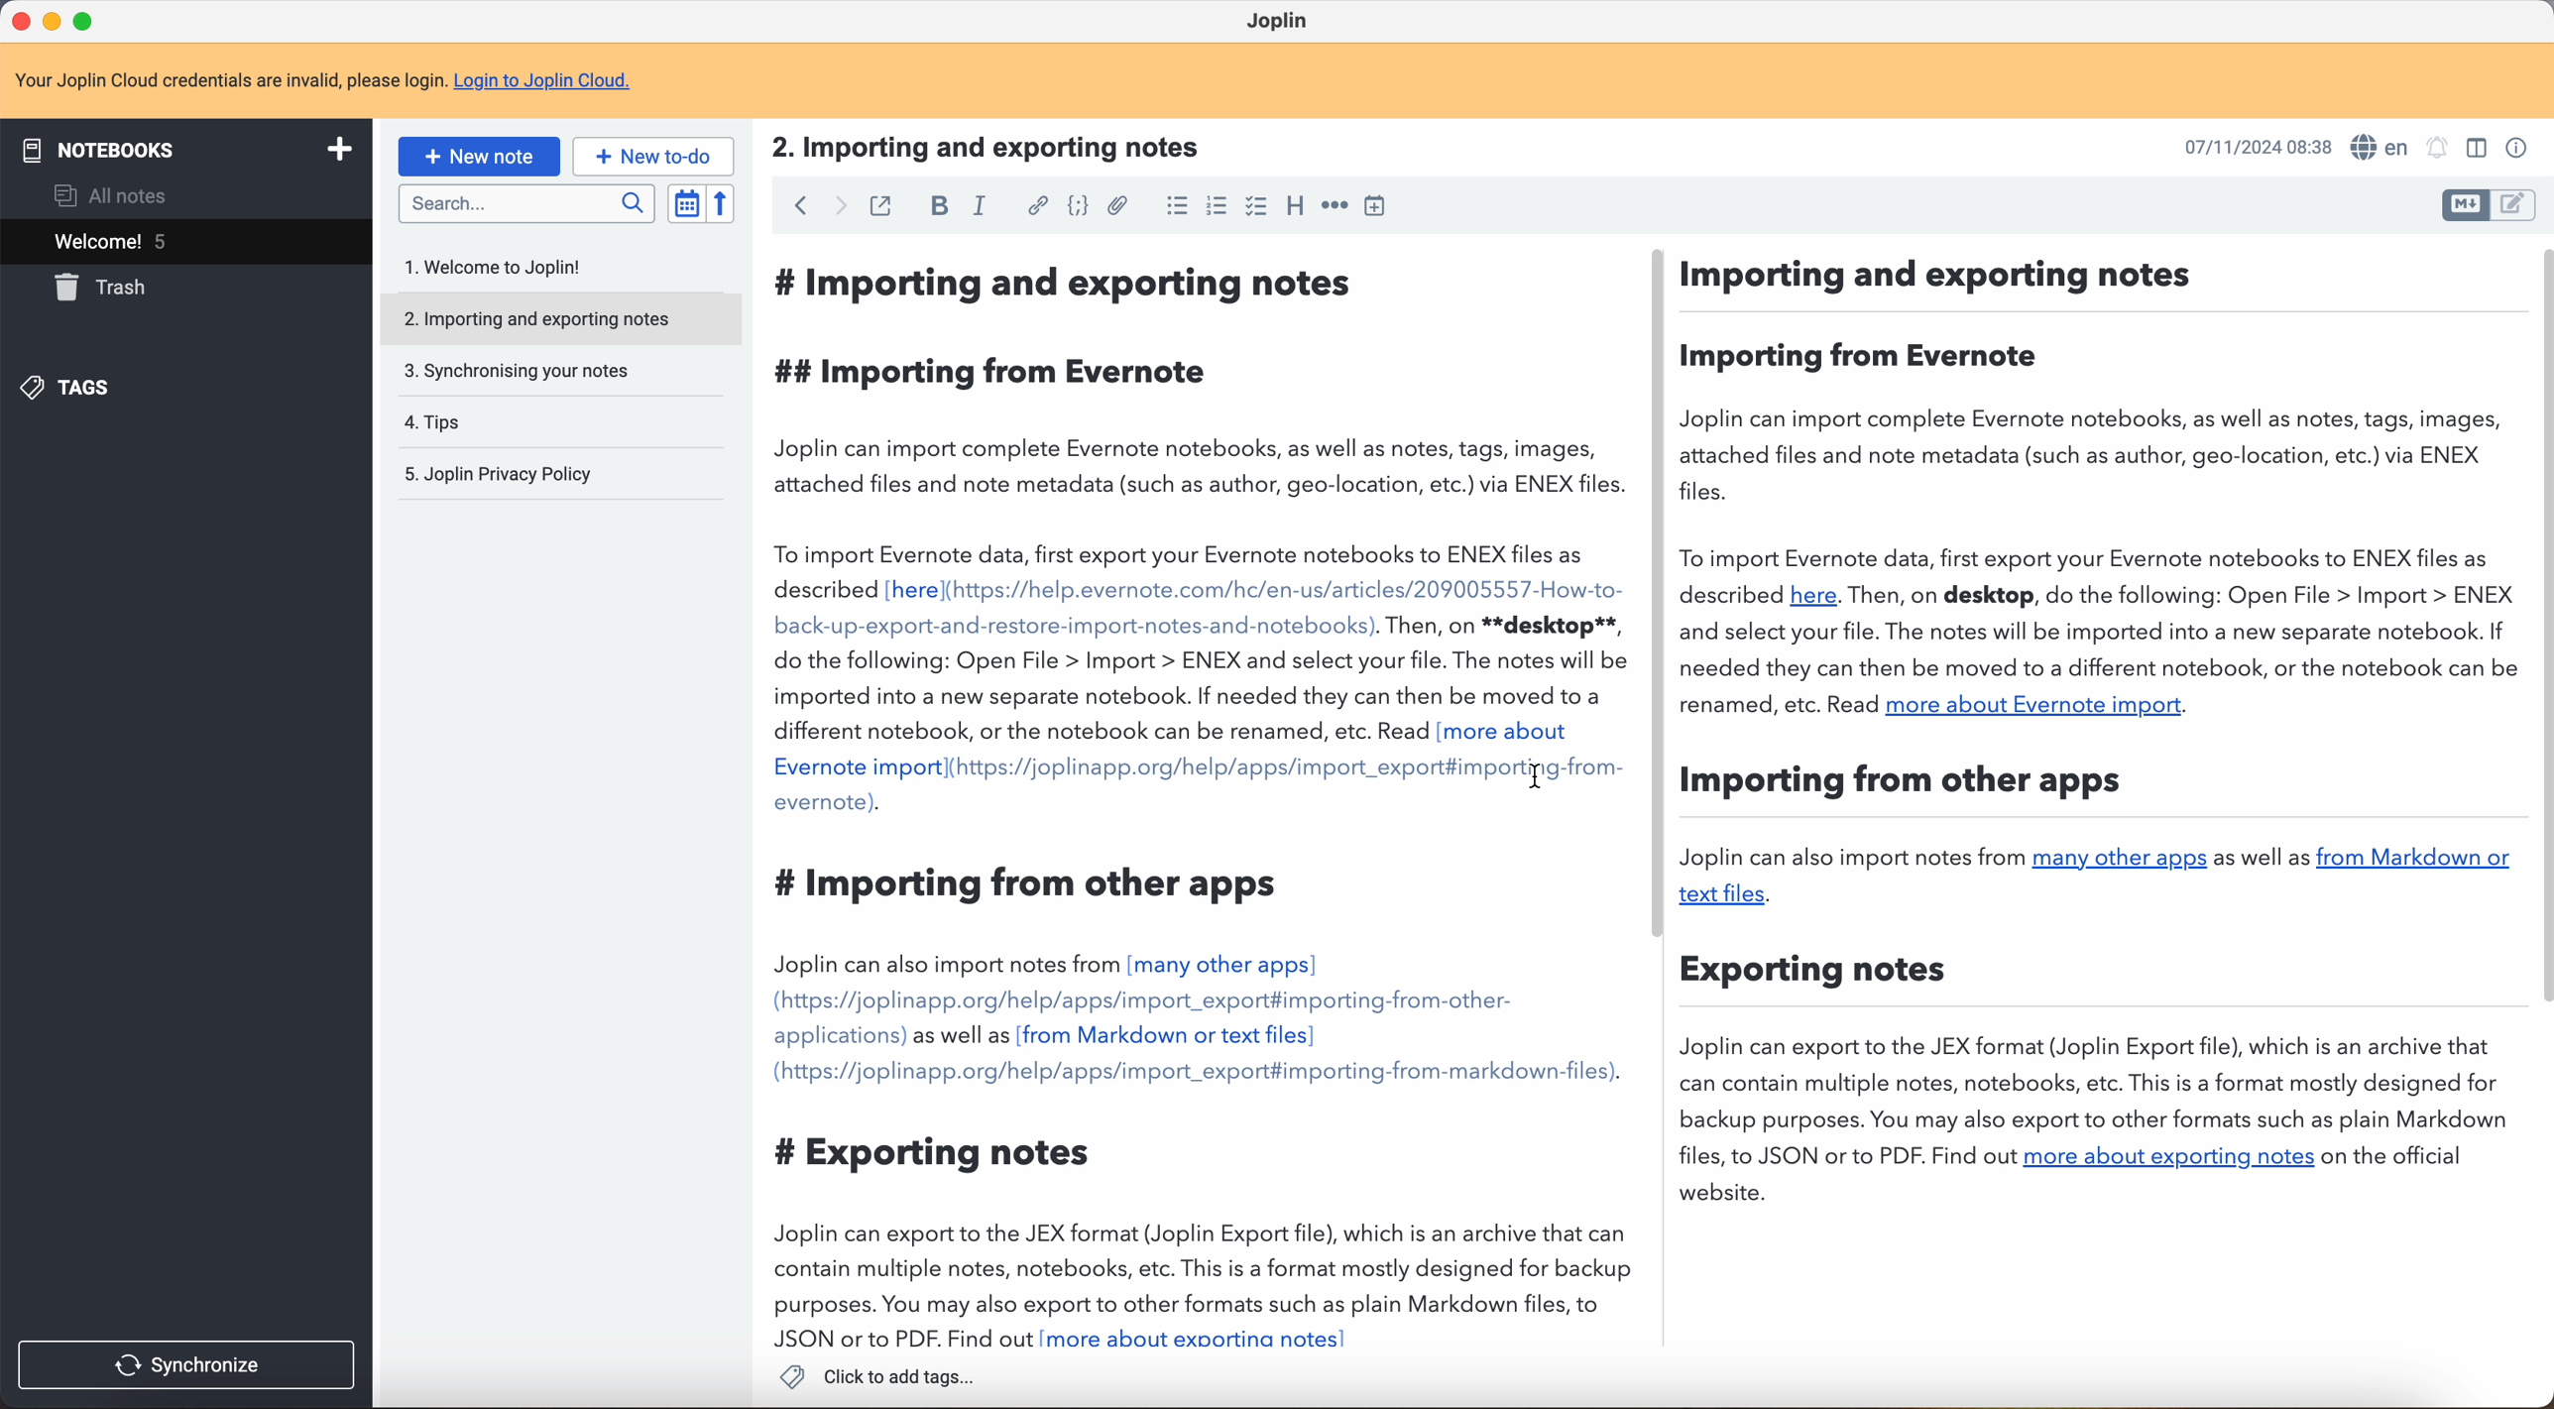 The height and width of the screenshot is (1409, 2554). What do you see at coordinates (1002, 148) in the screenshot?
I see `title: 2. Importing and exporting notes` at bounding box center [1002, 148].